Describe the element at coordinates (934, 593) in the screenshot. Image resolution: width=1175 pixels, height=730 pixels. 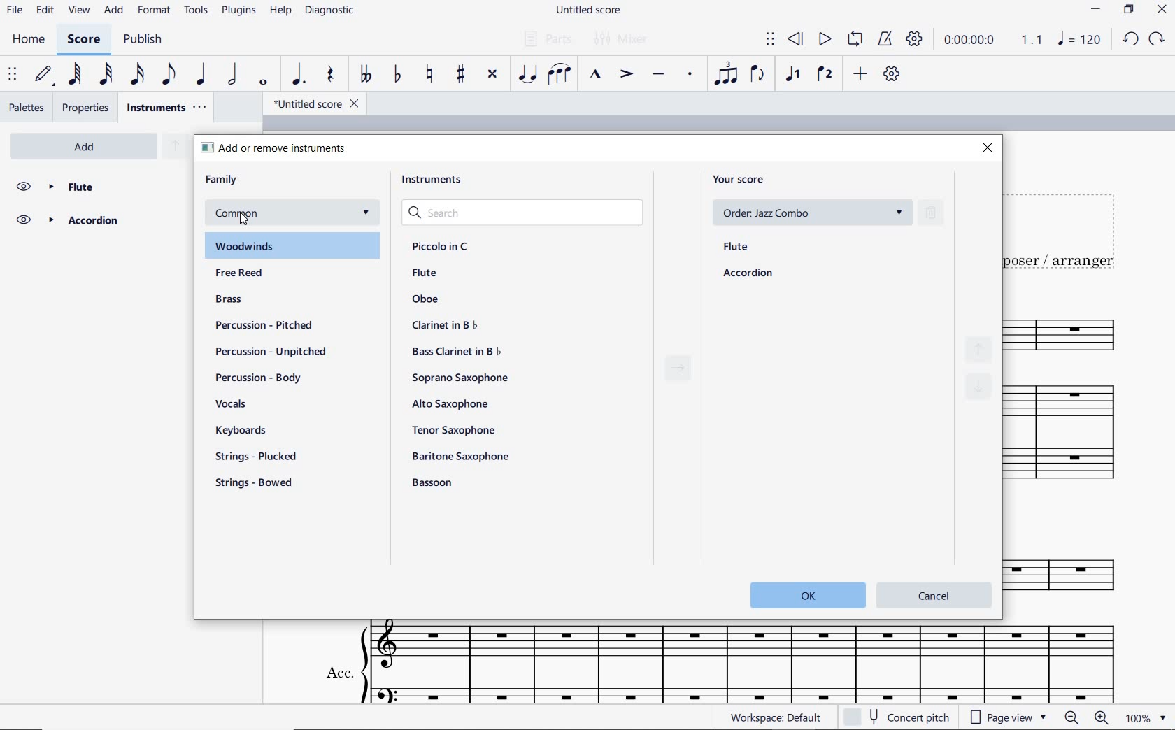
I see `cancel` at that location.